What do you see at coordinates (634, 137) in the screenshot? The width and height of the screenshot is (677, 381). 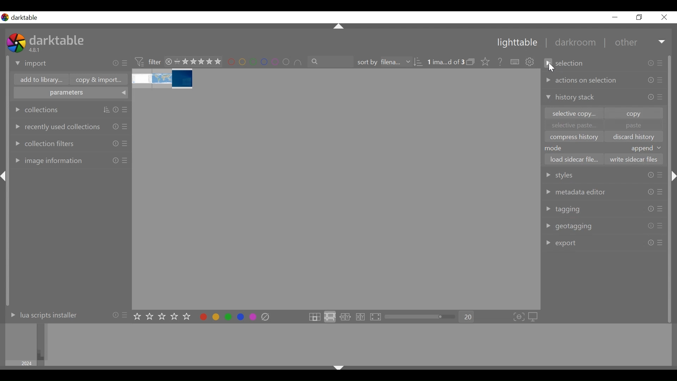 I see `discard history` at bounding box center [634, 137].